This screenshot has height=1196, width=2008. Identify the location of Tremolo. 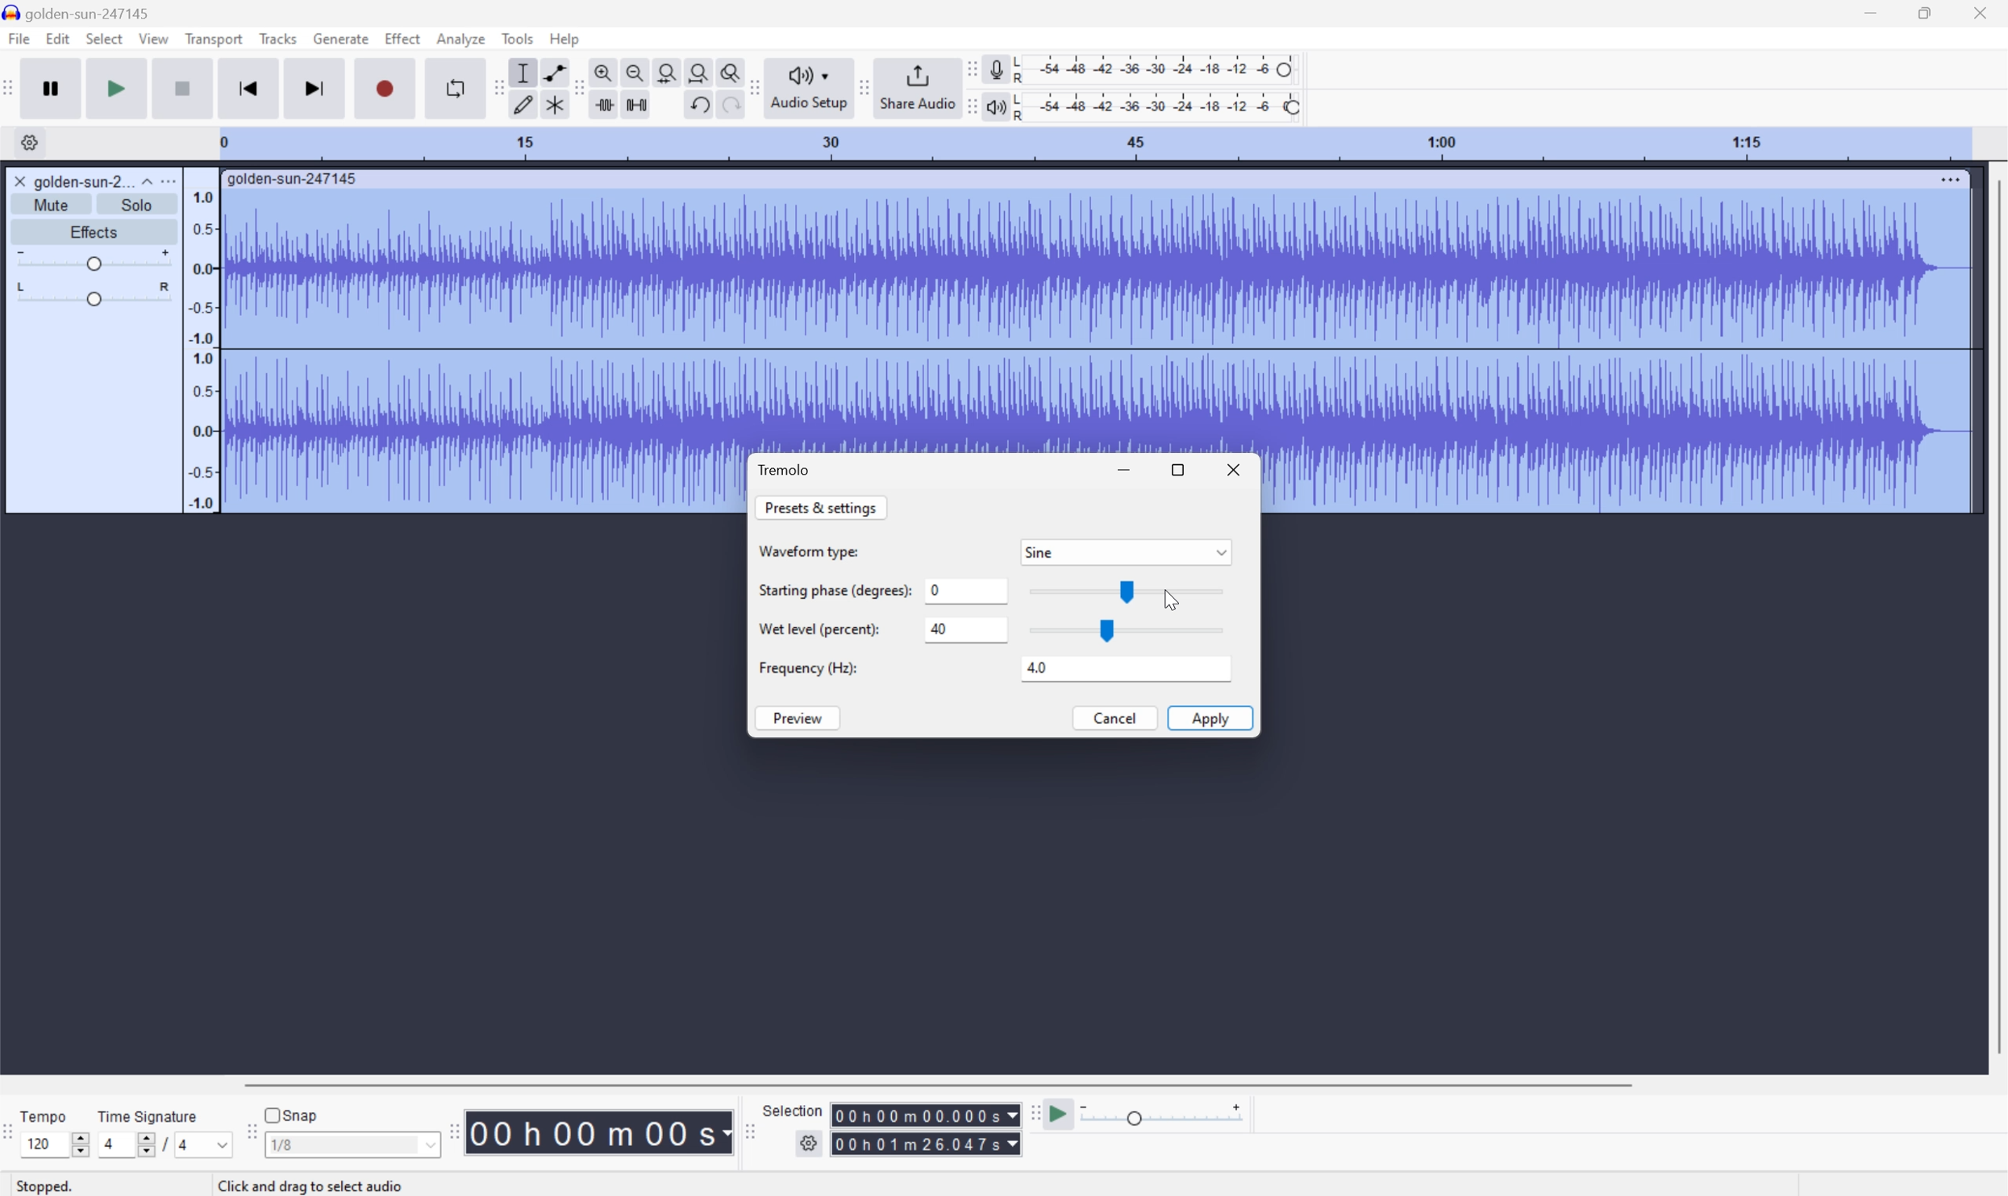
(785, 467).